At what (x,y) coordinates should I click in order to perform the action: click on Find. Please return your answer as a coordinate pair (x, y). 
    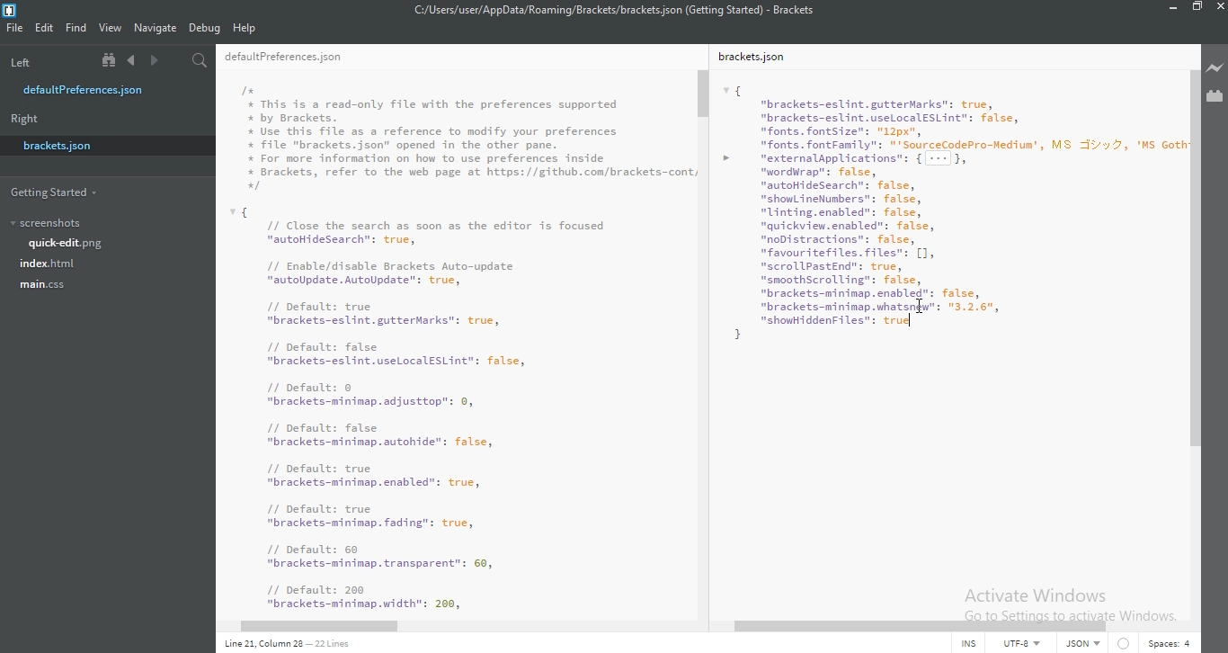
    Looking at the image, I should click on (76, 27).